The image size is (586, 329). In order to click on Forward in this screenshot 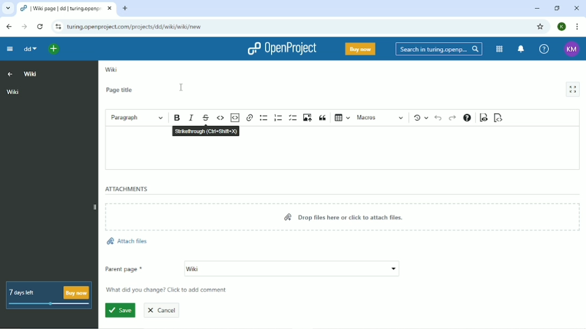, I will do `click(24, 27)`.